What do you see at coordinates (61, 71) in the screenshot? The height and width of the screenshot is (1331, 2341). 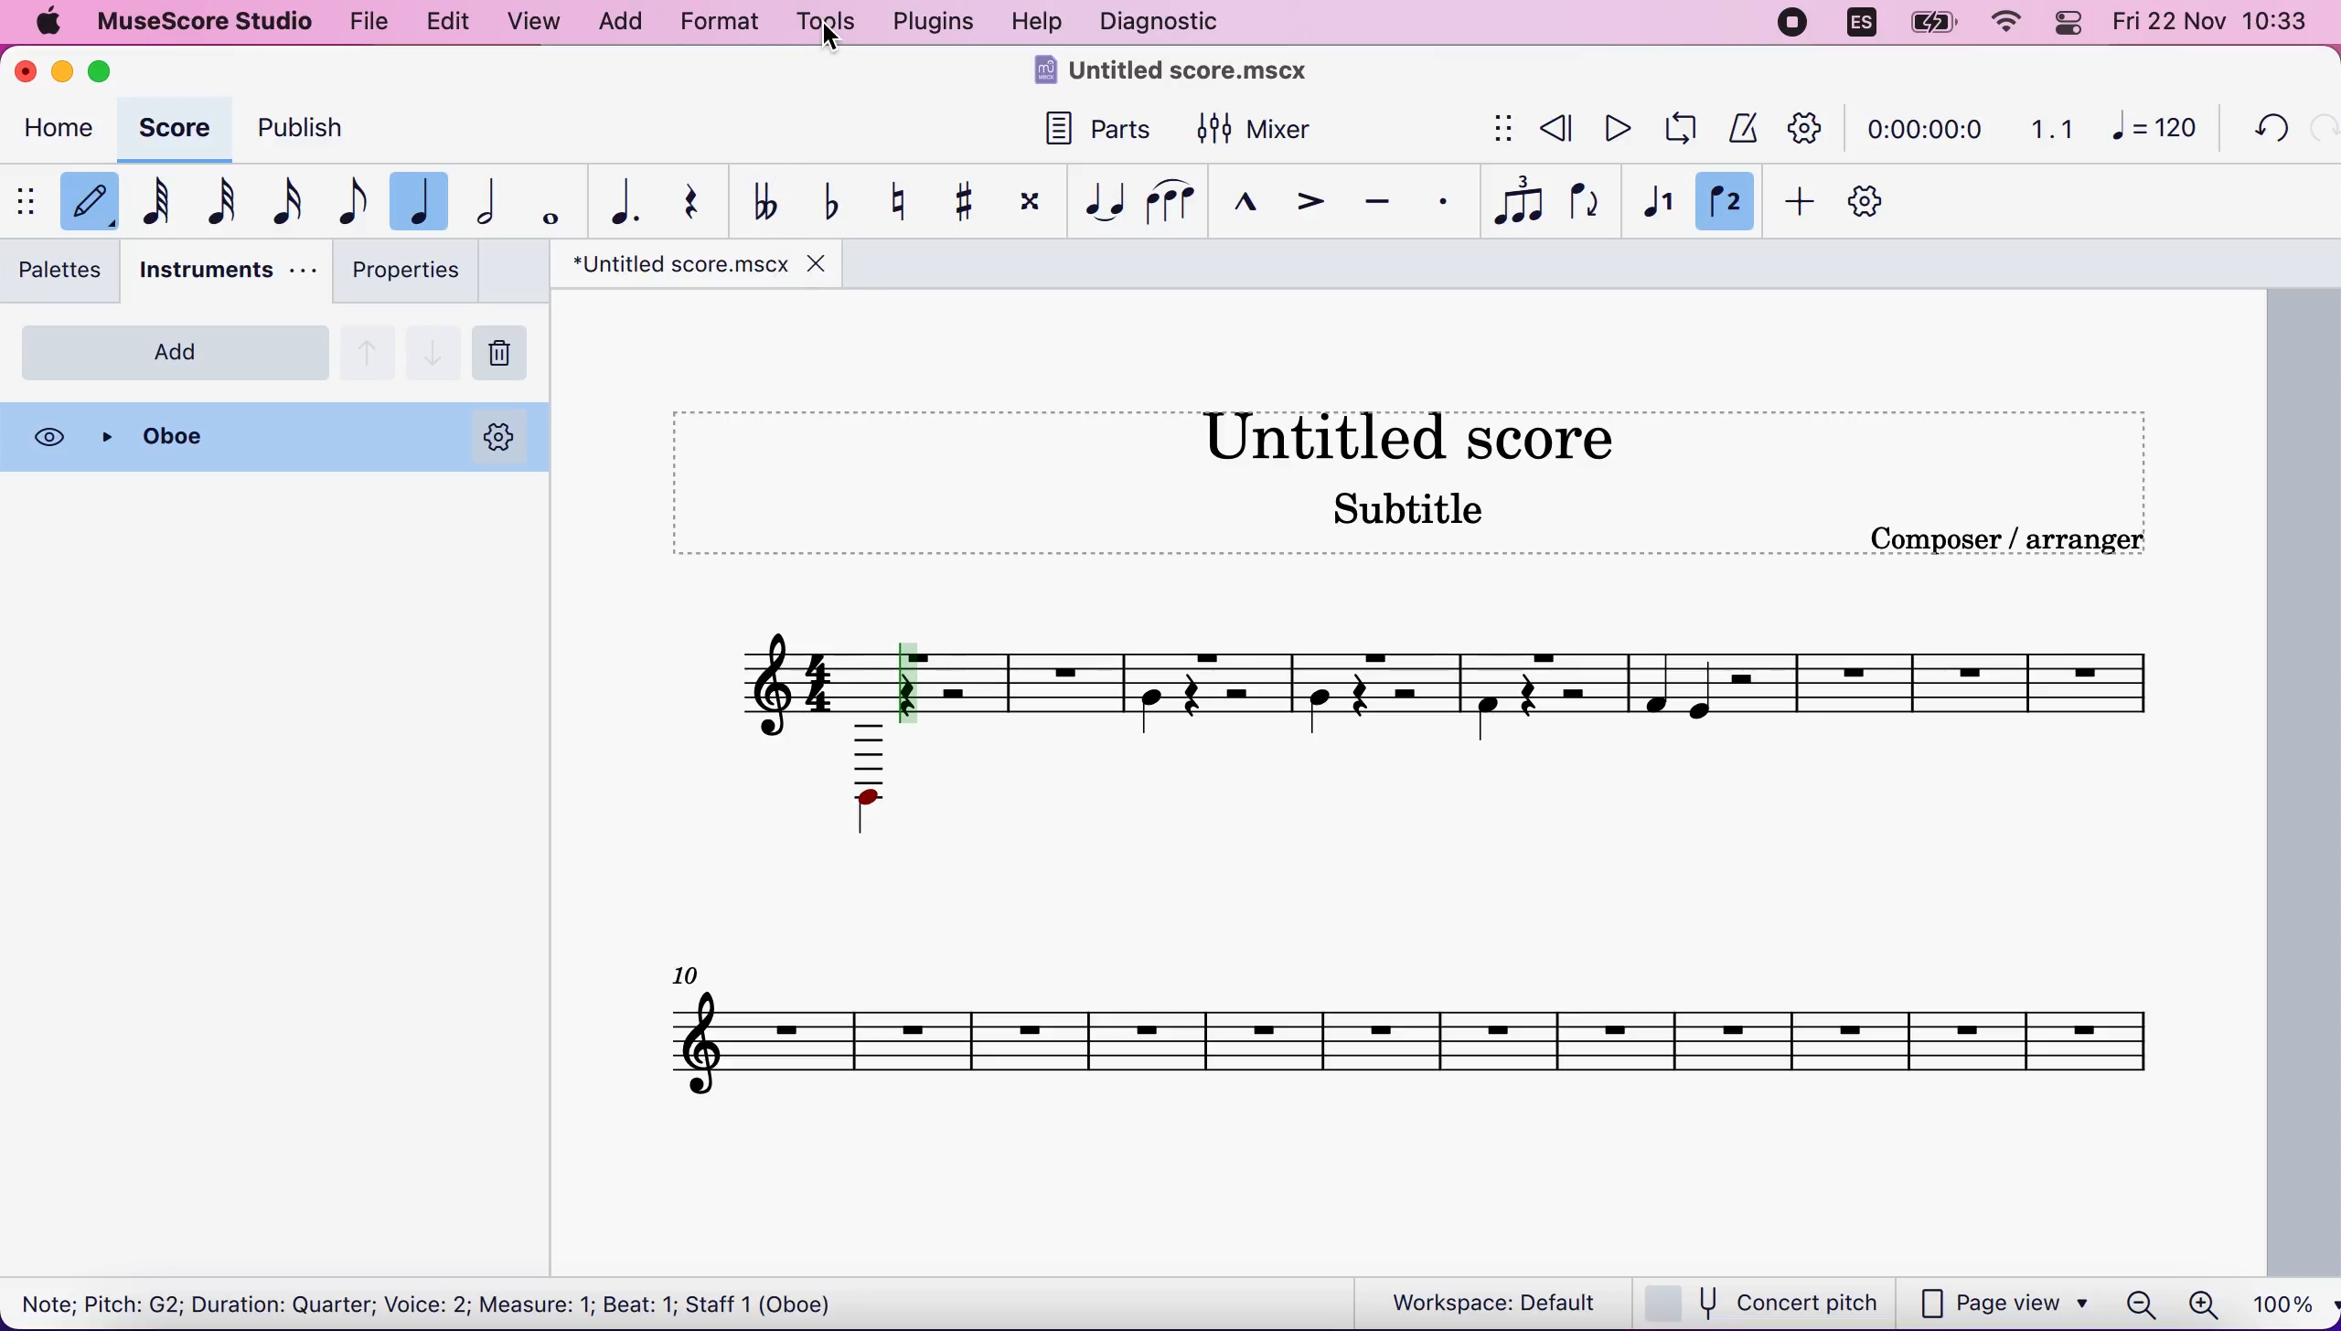 I see `minimize` at bounding box center [61, 71].